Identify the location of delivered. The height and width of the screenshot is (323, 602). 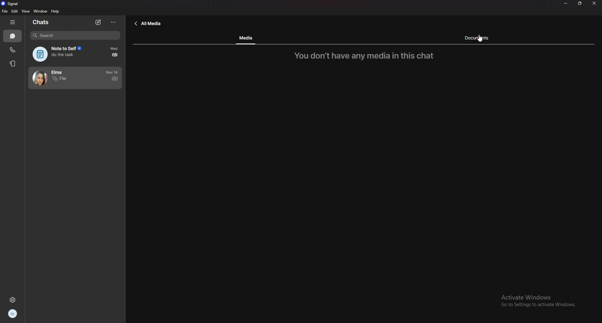
(115, 55).